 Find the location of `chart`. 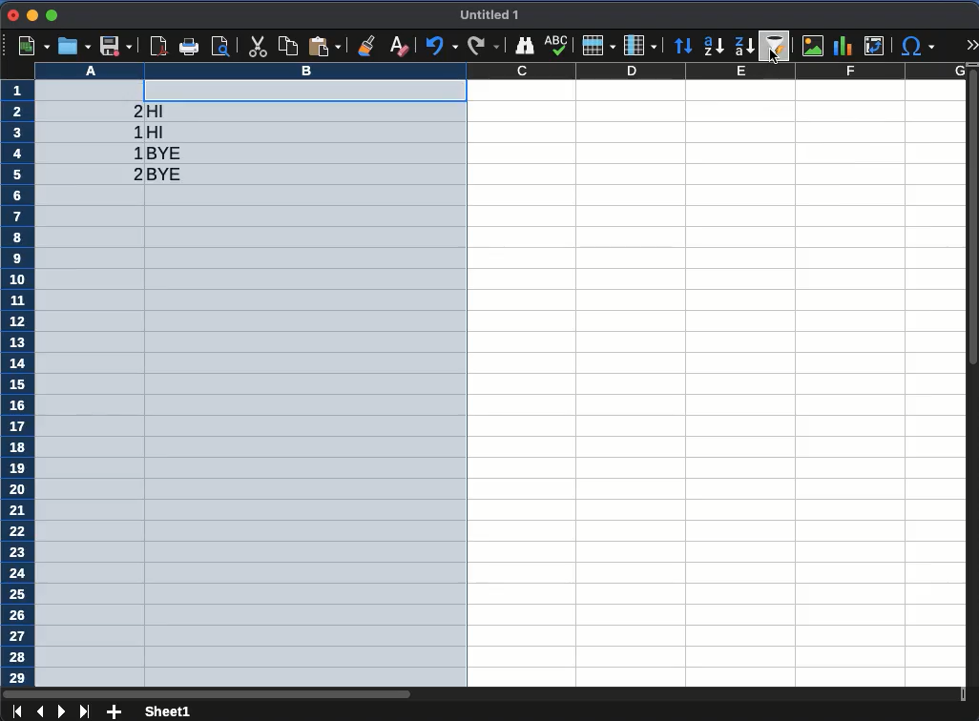

chart is located at coordinates (841, 47).